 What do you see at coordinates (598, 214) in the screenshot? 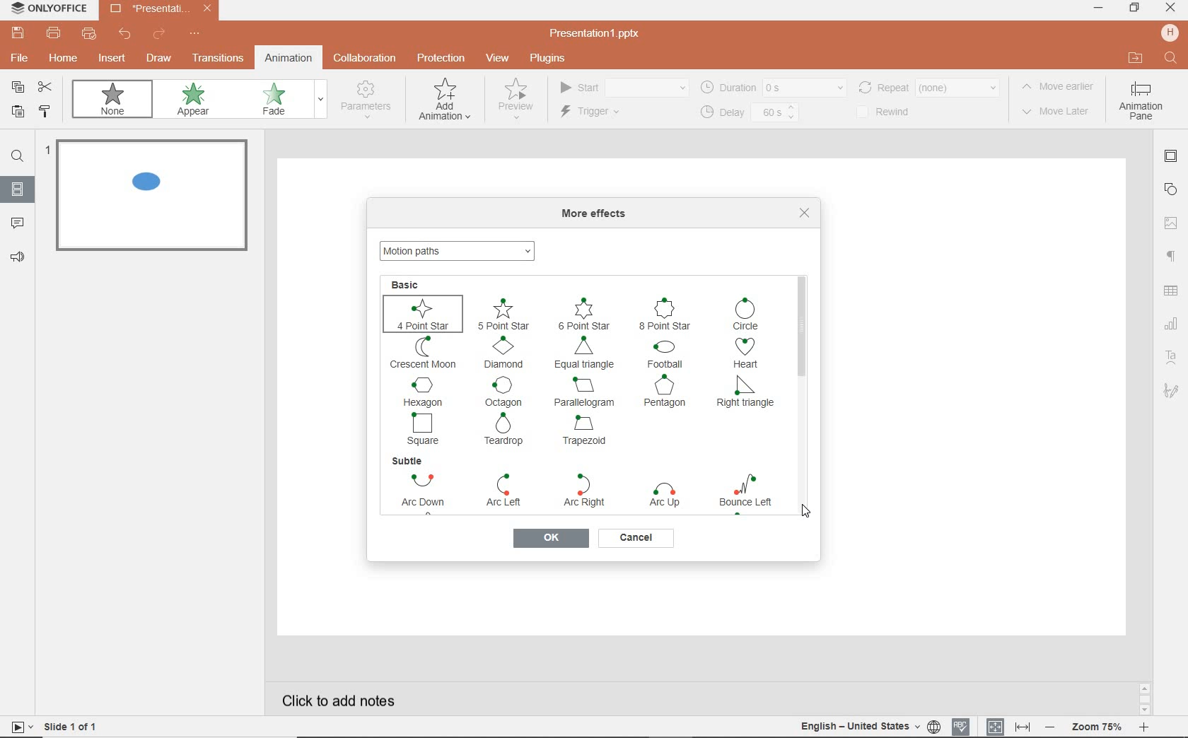
I see `MORE EFFECTS` at bounding box center [598, 214].